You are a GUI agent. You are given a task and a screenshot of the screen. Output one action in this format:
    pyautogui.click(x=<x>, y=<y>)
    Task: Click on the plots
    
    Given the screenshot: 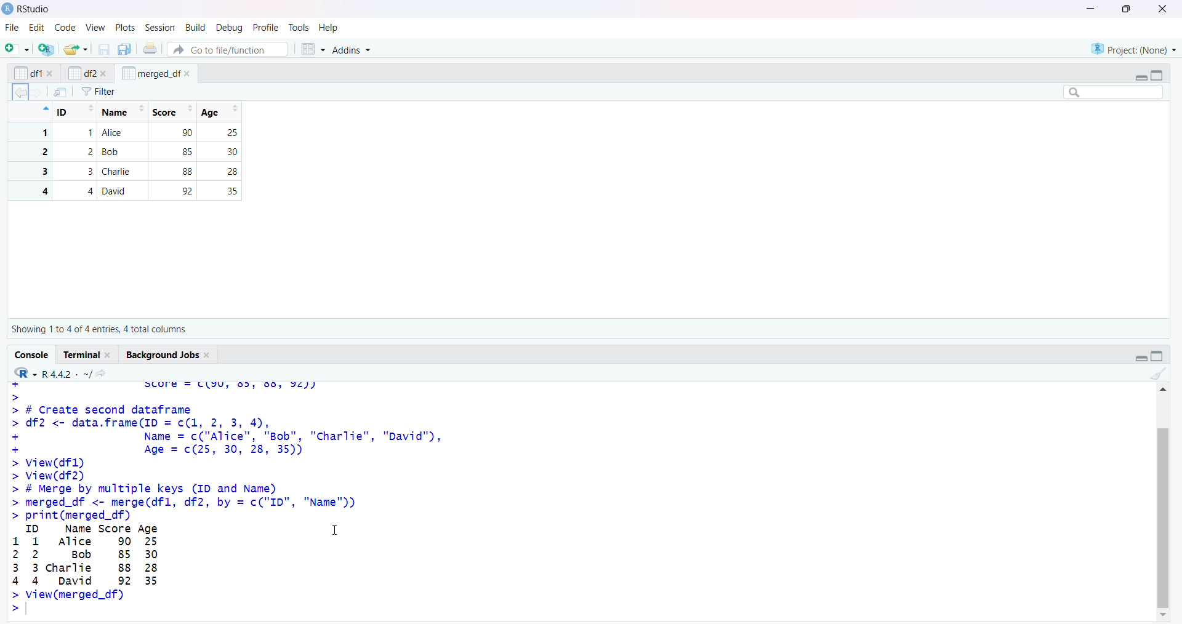 What is the action you would take?
    pyautogui.click(x=127, y=28)
    